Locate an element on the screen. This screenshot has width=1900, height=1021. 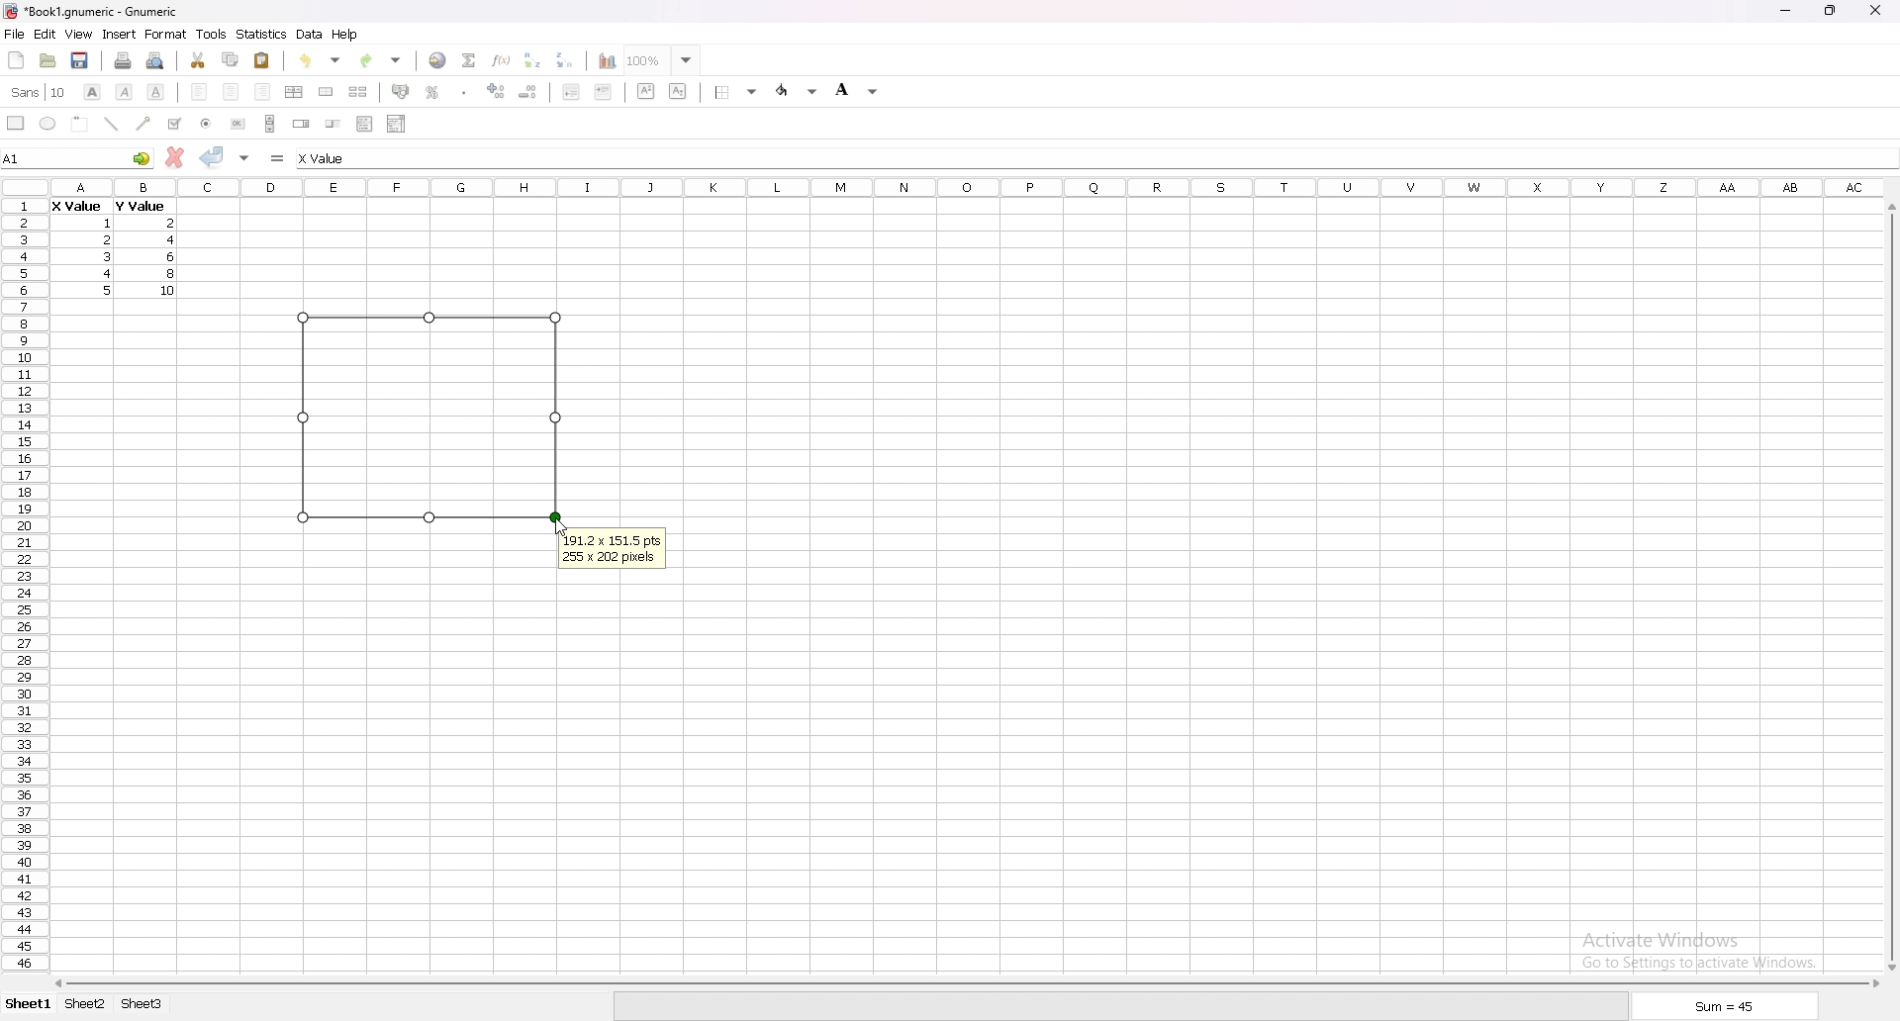
bold is located at coordinates (91, 92).